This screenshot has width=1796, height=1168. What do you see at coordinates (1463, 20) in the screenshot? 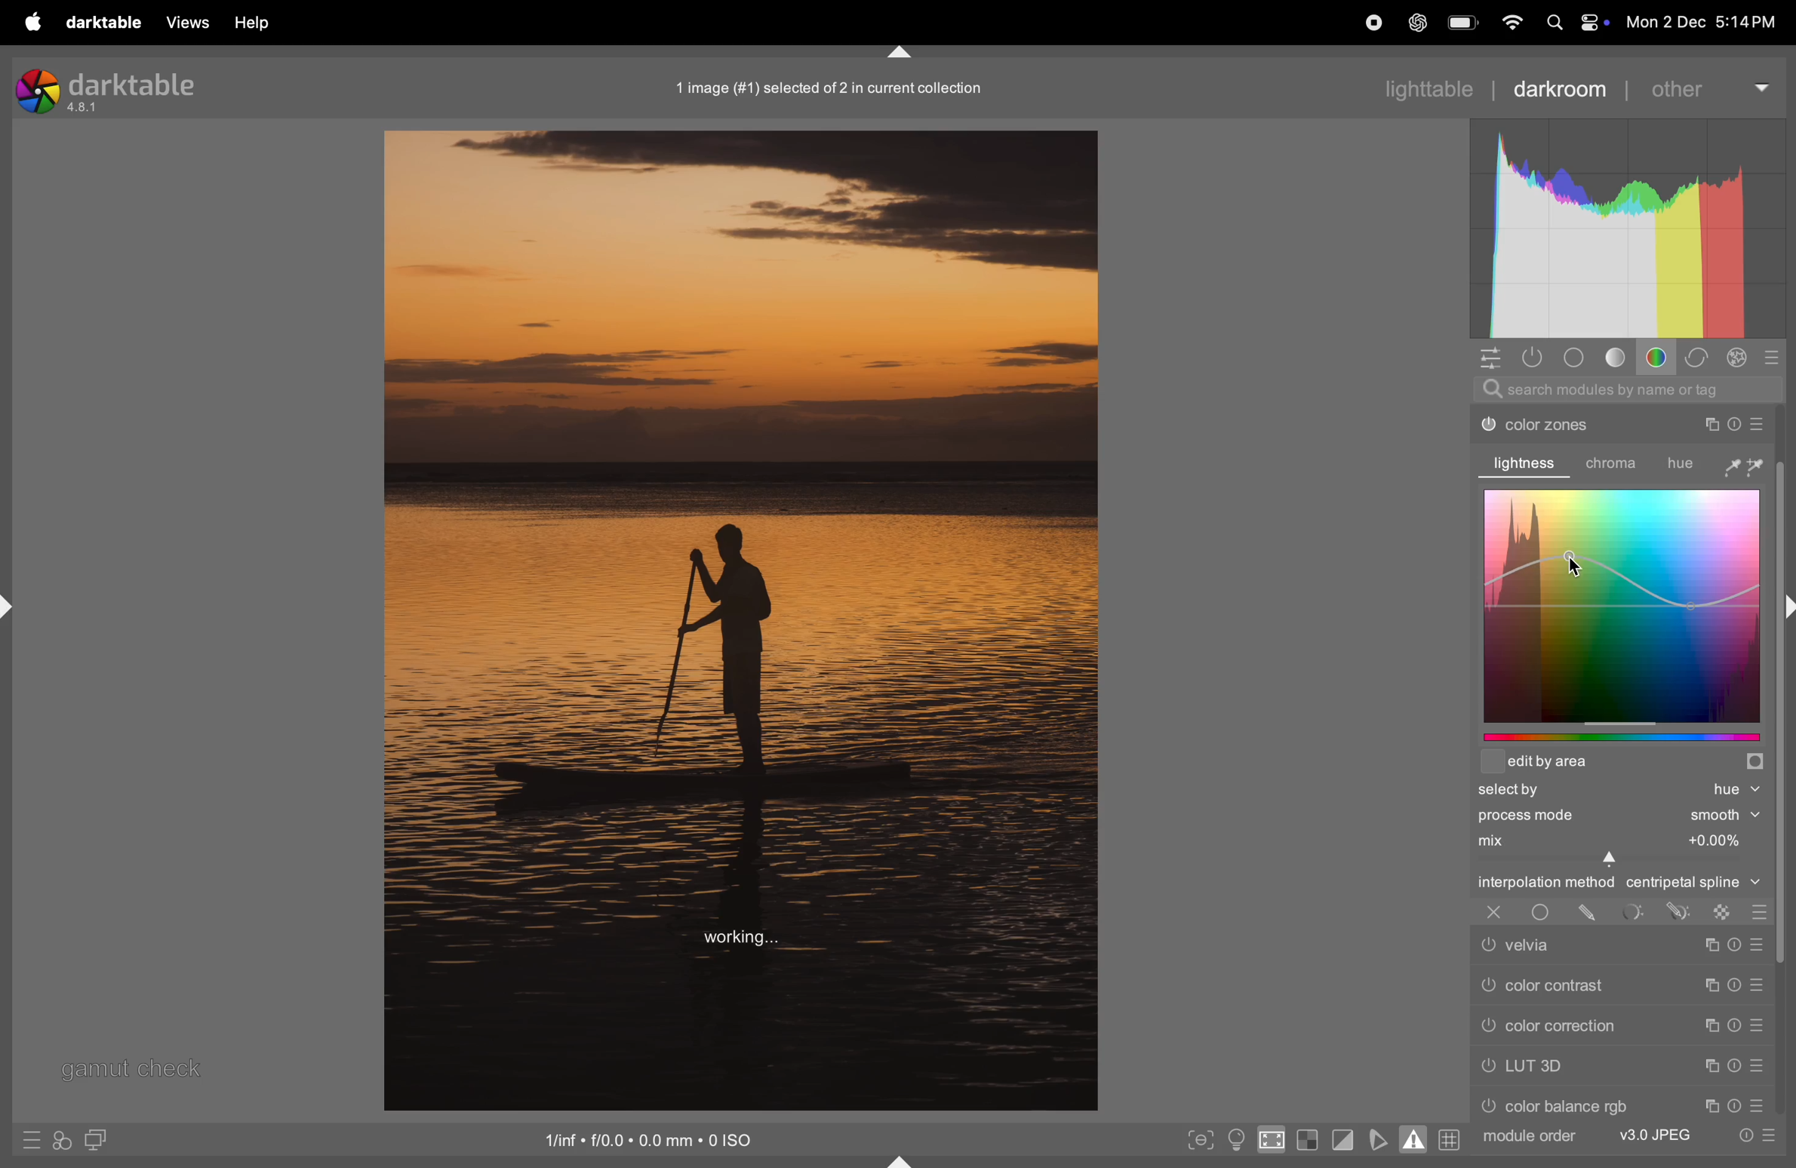
I see `battery` at bounding box center [1463, 20].